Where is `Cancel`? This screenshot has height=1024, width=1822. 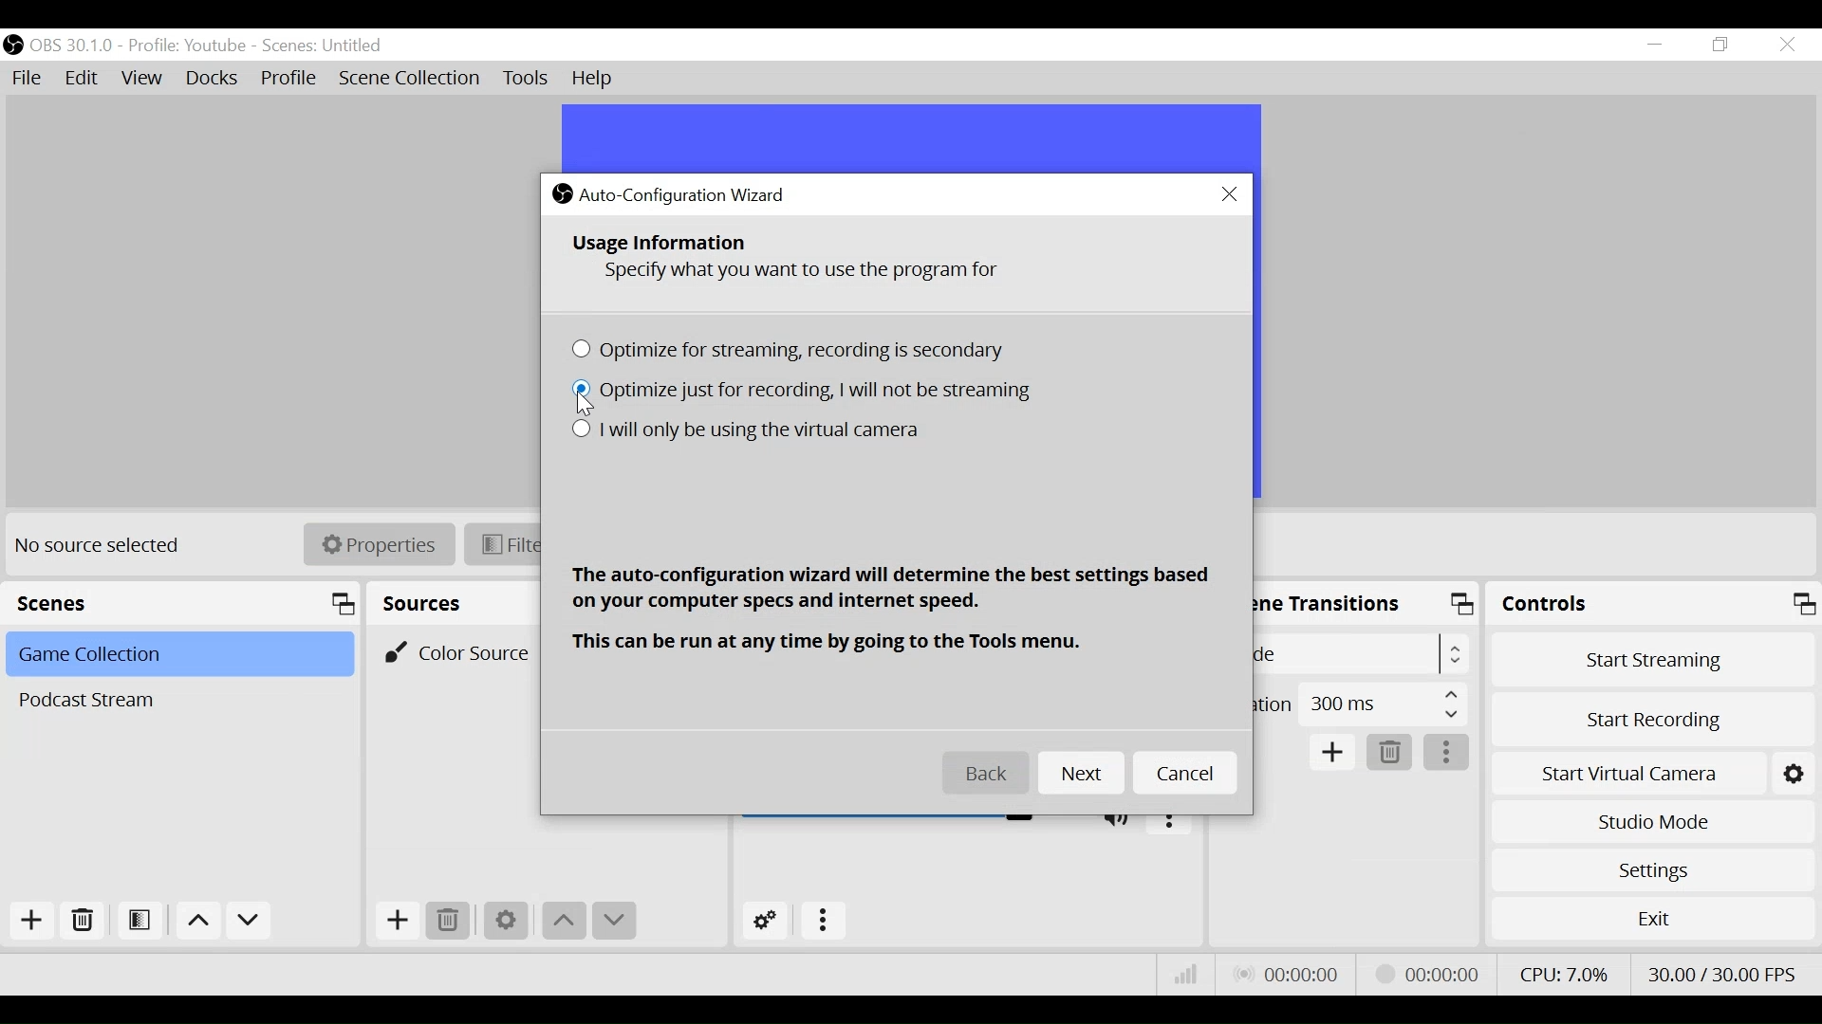 Cancel is located at coordinates (1187, 775).